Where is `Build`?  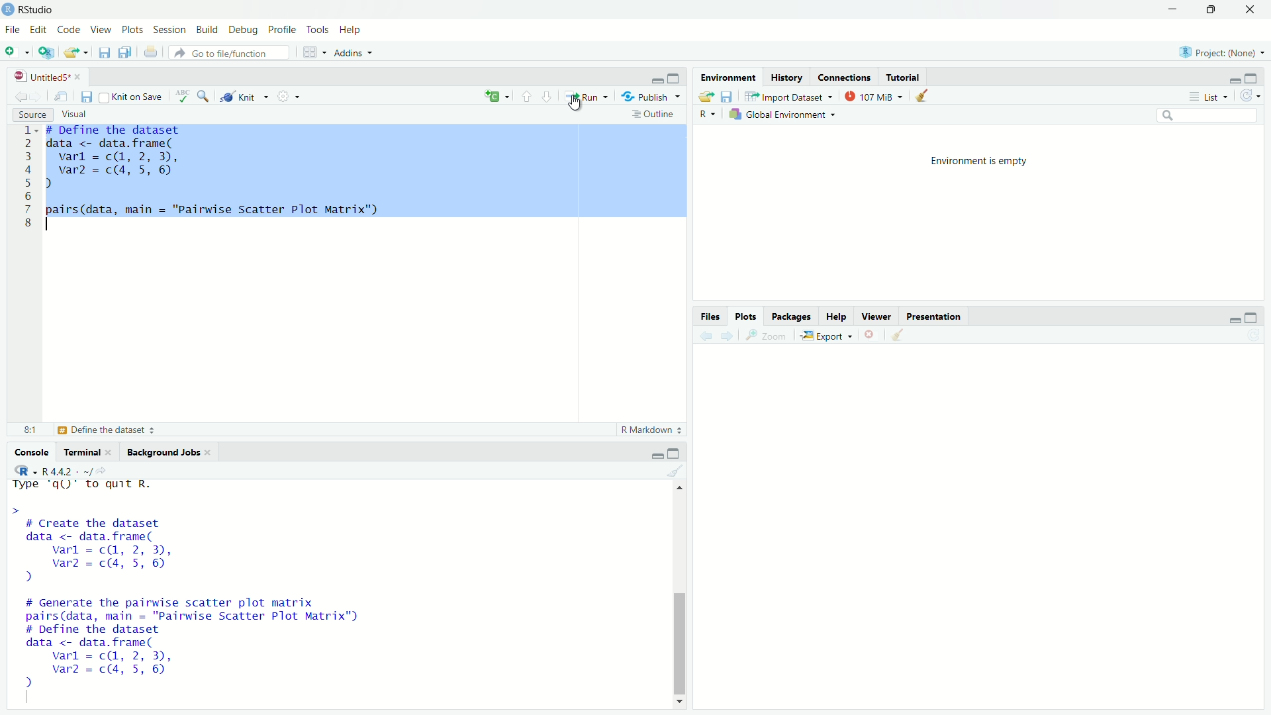 Build is located at coordinates (209, 30).